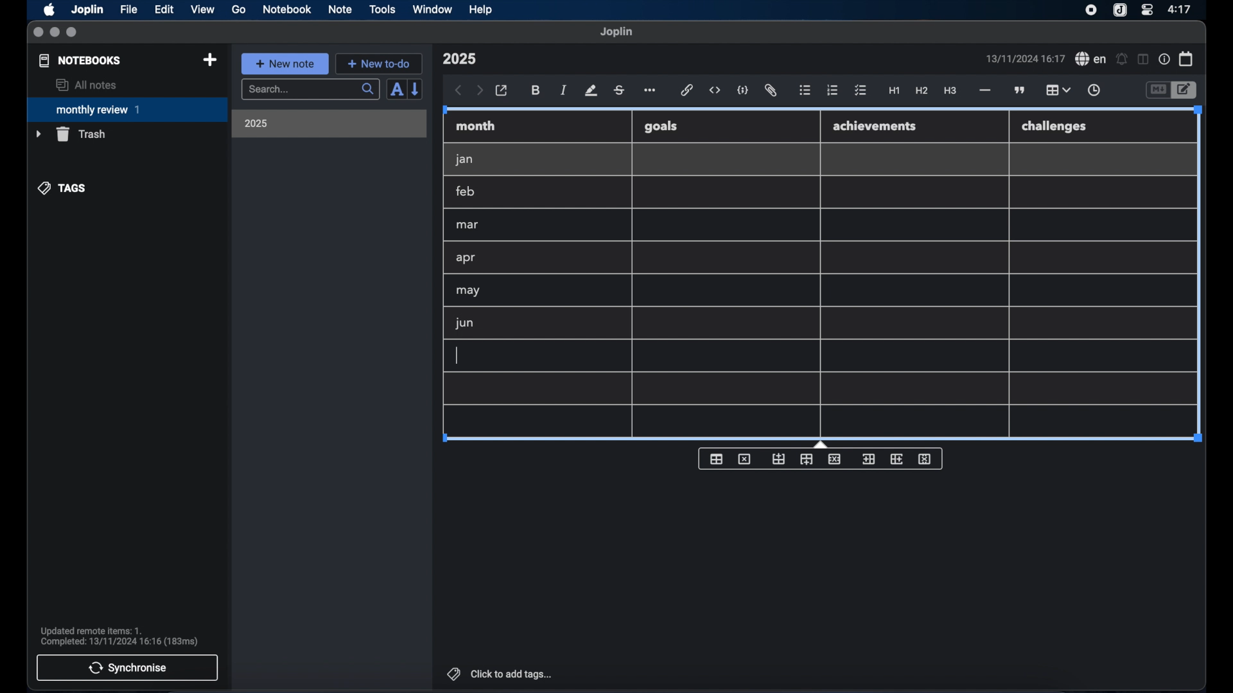 The image size is (1233, 693). Describe the element at coordinates (868, 459) in the screenshot. I see `insert column before` at that location.